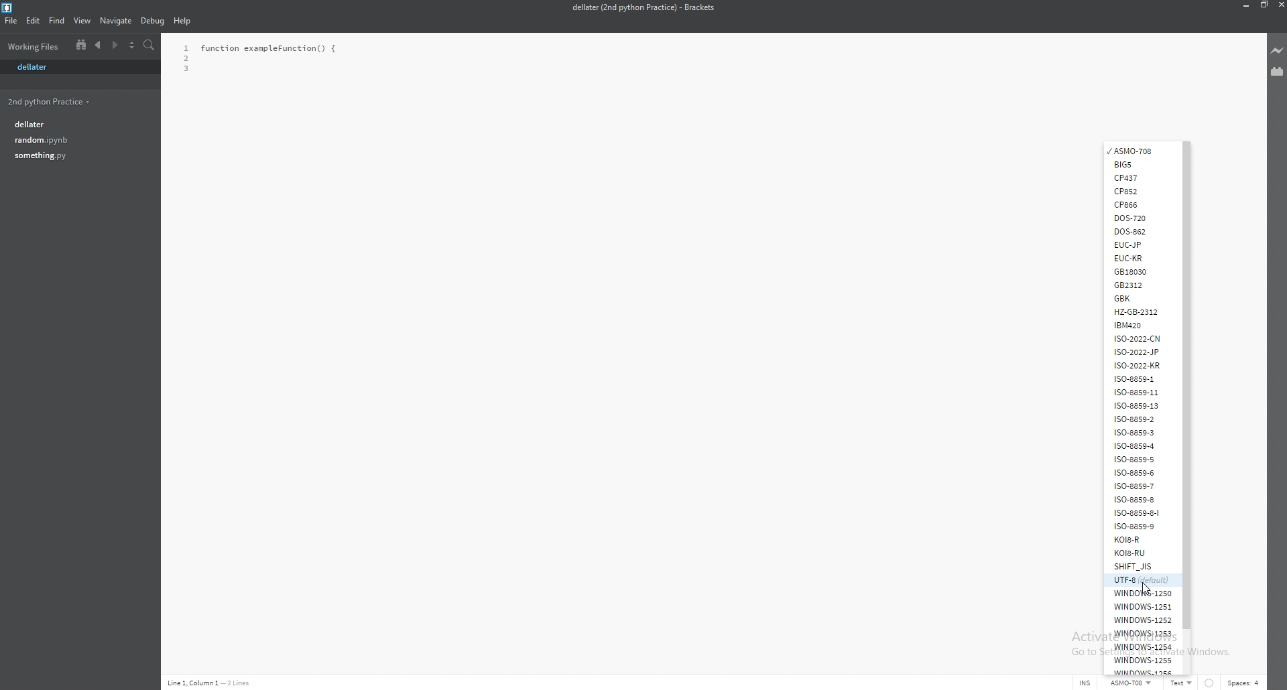 The height and width of the screenshot is (690, 1287). What do you see at coordinates (644, 8) in the screenshot?
I see `dellater (2nd python practice) - brackets` at bounding box center [644, 8].